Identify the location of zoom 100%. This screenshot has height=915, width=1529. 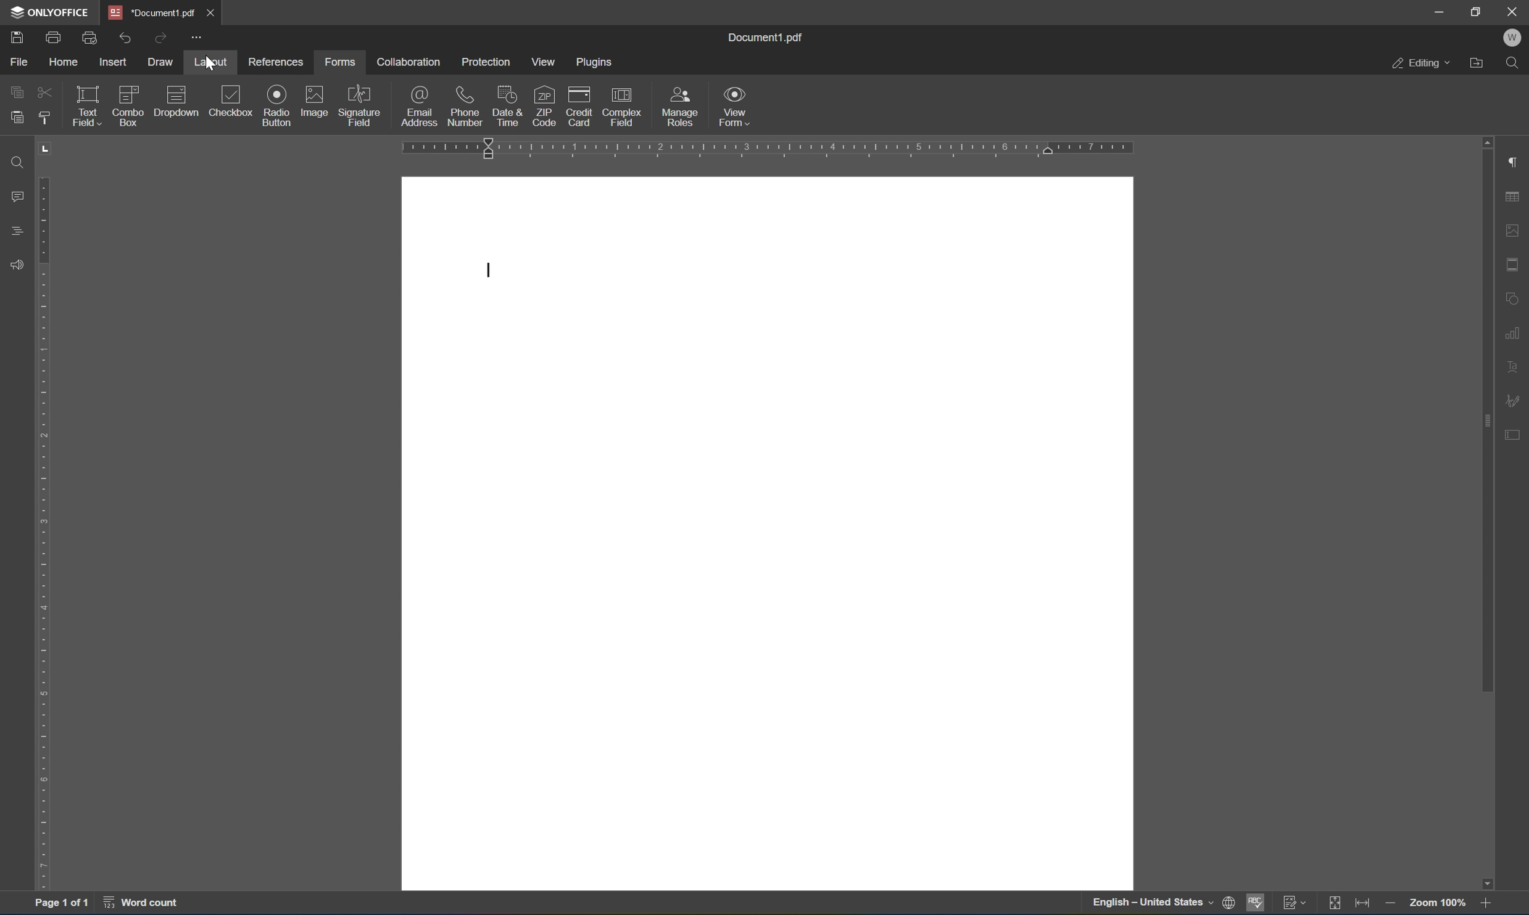
(1435, 904).